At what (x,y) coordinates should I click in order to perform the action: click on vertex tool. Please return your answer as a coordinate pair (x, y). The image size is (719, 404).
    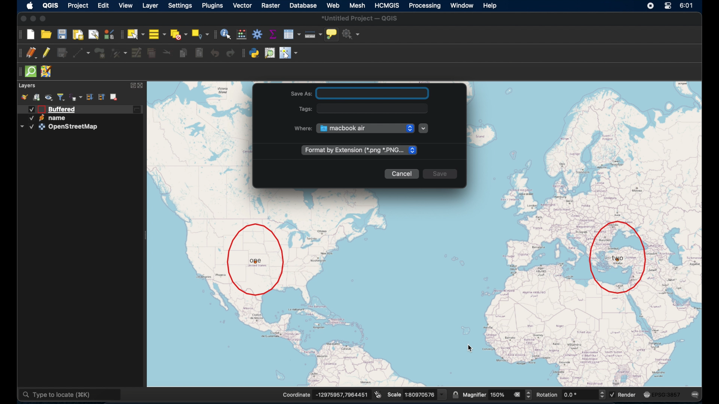
    Looking at the image, I should click on (119, 52).